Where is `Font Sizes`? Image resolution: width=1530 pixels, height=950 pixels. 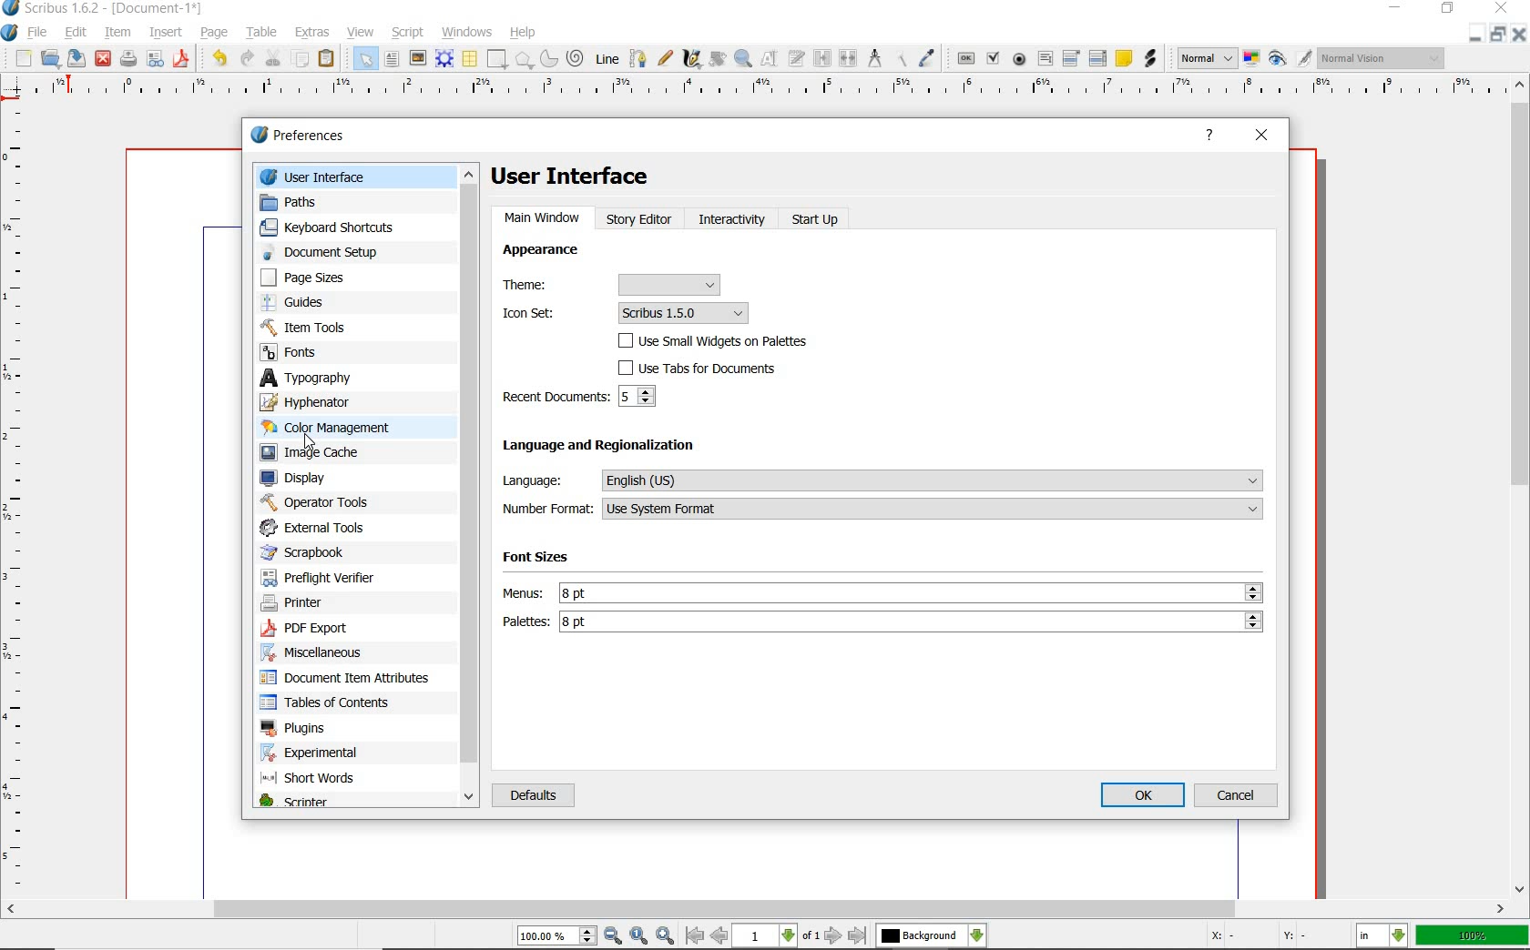
Font Sizes is located at coordinates (540, 558).